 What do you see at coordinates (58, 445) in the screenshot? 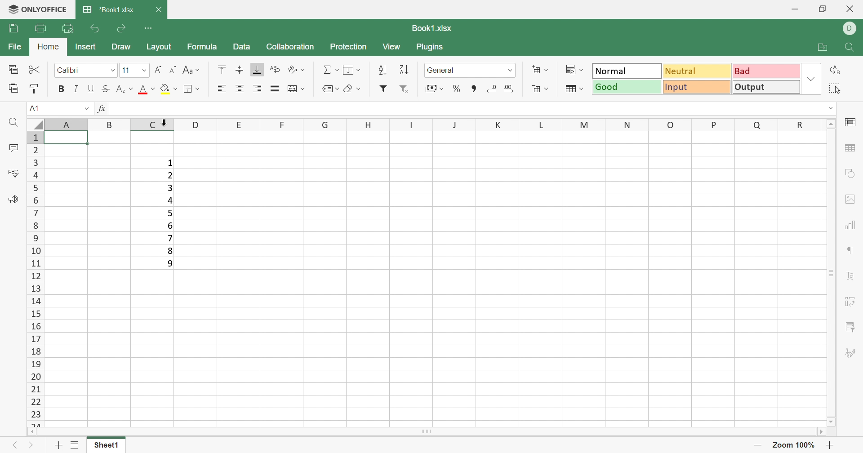
I see `Add sheet` at bounding box center [58, 445].